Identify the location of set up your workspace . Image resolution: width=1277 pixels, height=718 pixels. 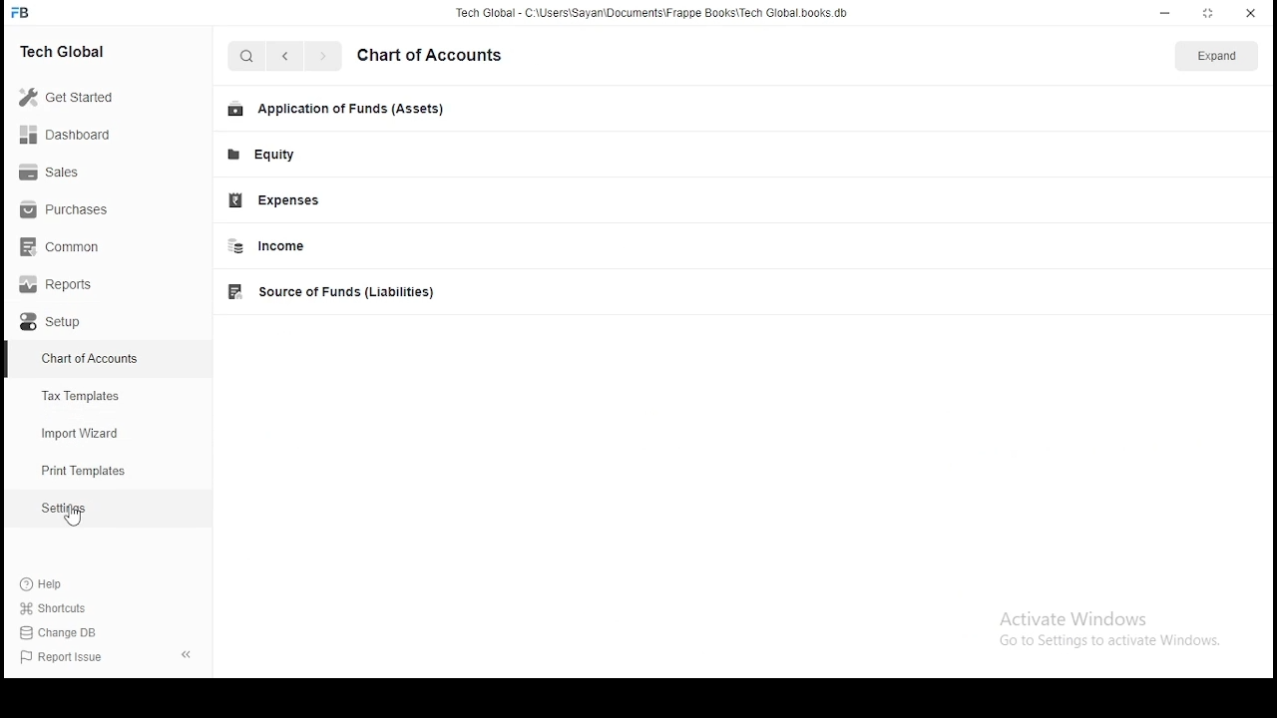
(469, 56).